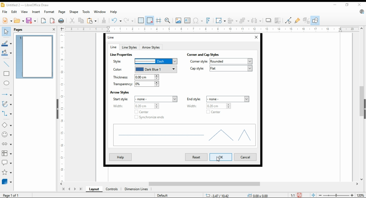 The height and width of the screenshot is (198, 366). Describe the element at coordinates (220, 159) in the screenshot. I see `mouse pointer` at that location.